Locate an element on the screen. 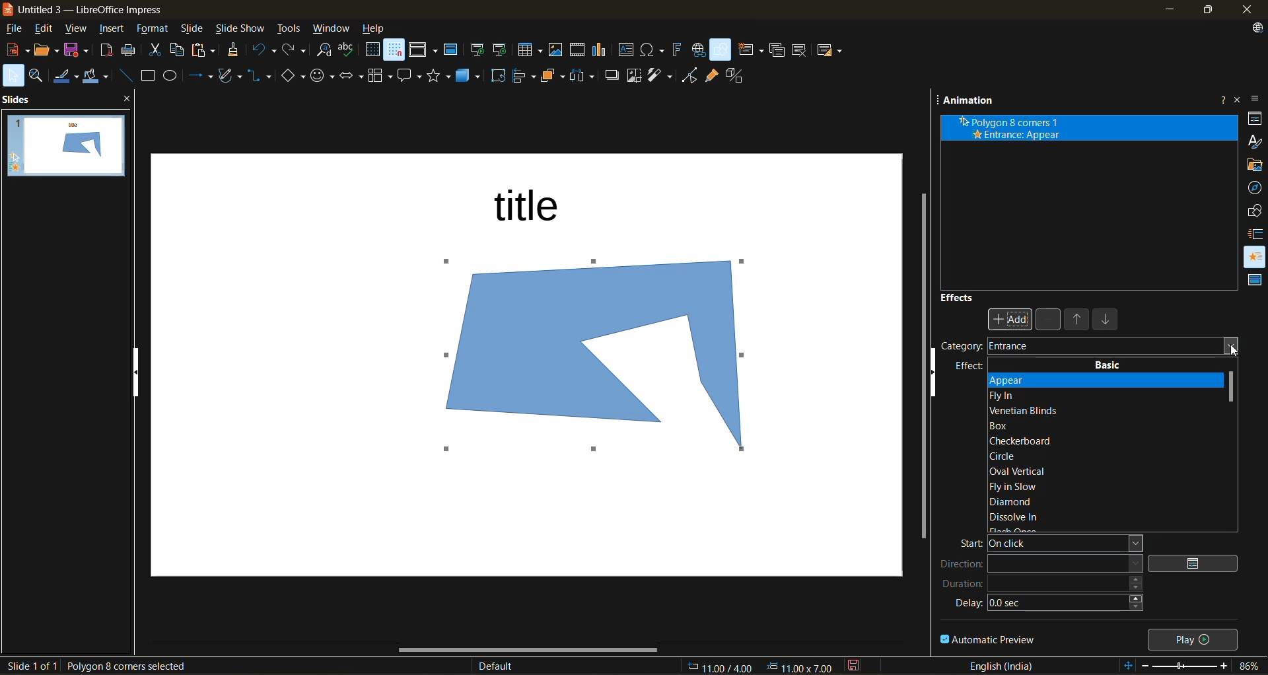 The height and width of the screenshot is (675, 1268). close pane is located at coordinates (131, 100).